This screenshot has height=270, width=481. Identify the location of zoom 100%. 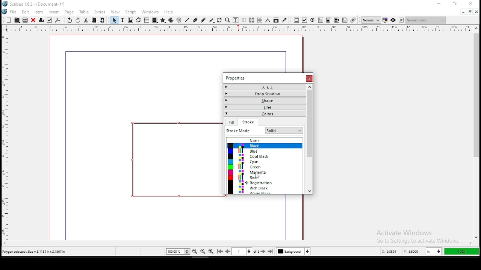
(203, 251).